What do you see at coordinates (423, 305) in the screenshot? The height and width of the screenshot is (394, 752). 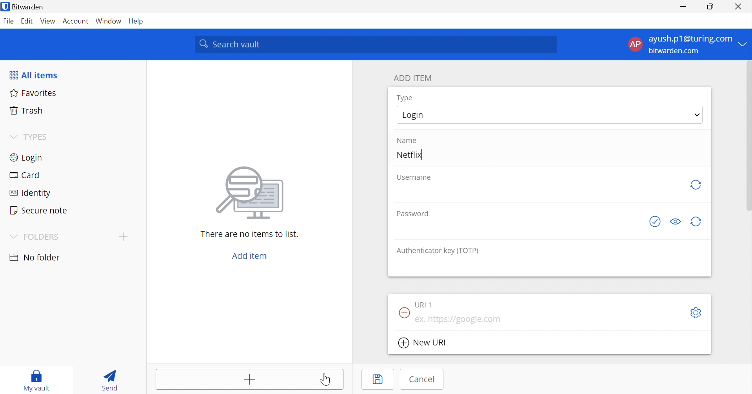 I see `URl 1` at bounding box center [423, 305].